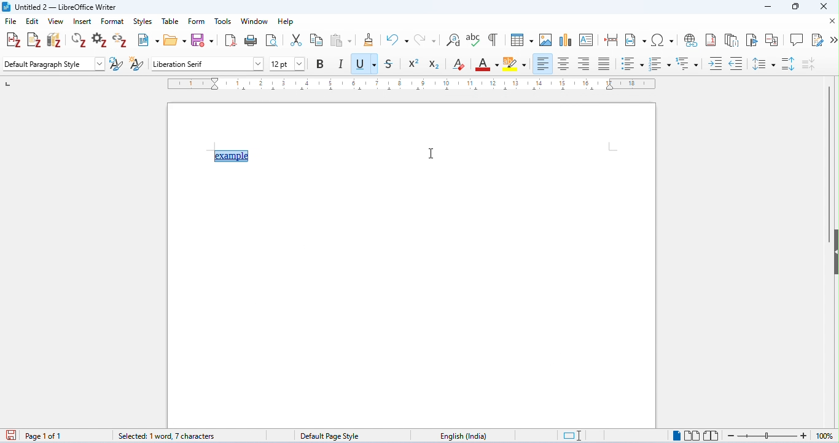  What do you see at coordinates (547, 39) in the screenshot?
I see `insert image` at bounding box center [547, 39].